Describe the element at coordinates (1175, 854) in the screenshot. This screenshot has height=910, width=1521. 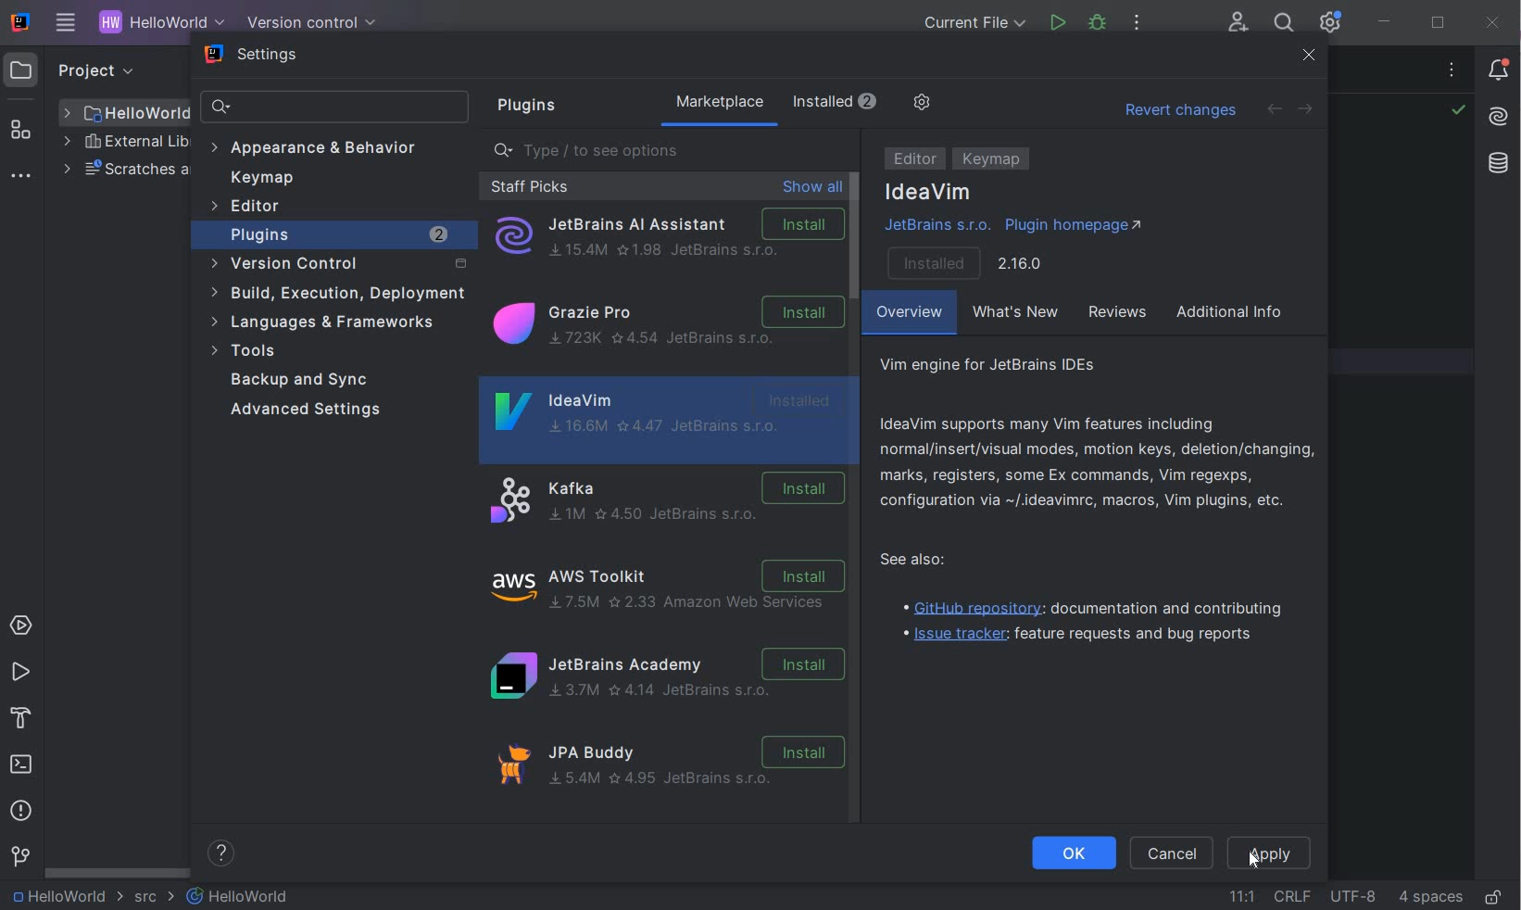
I see `CANEL` at that location.